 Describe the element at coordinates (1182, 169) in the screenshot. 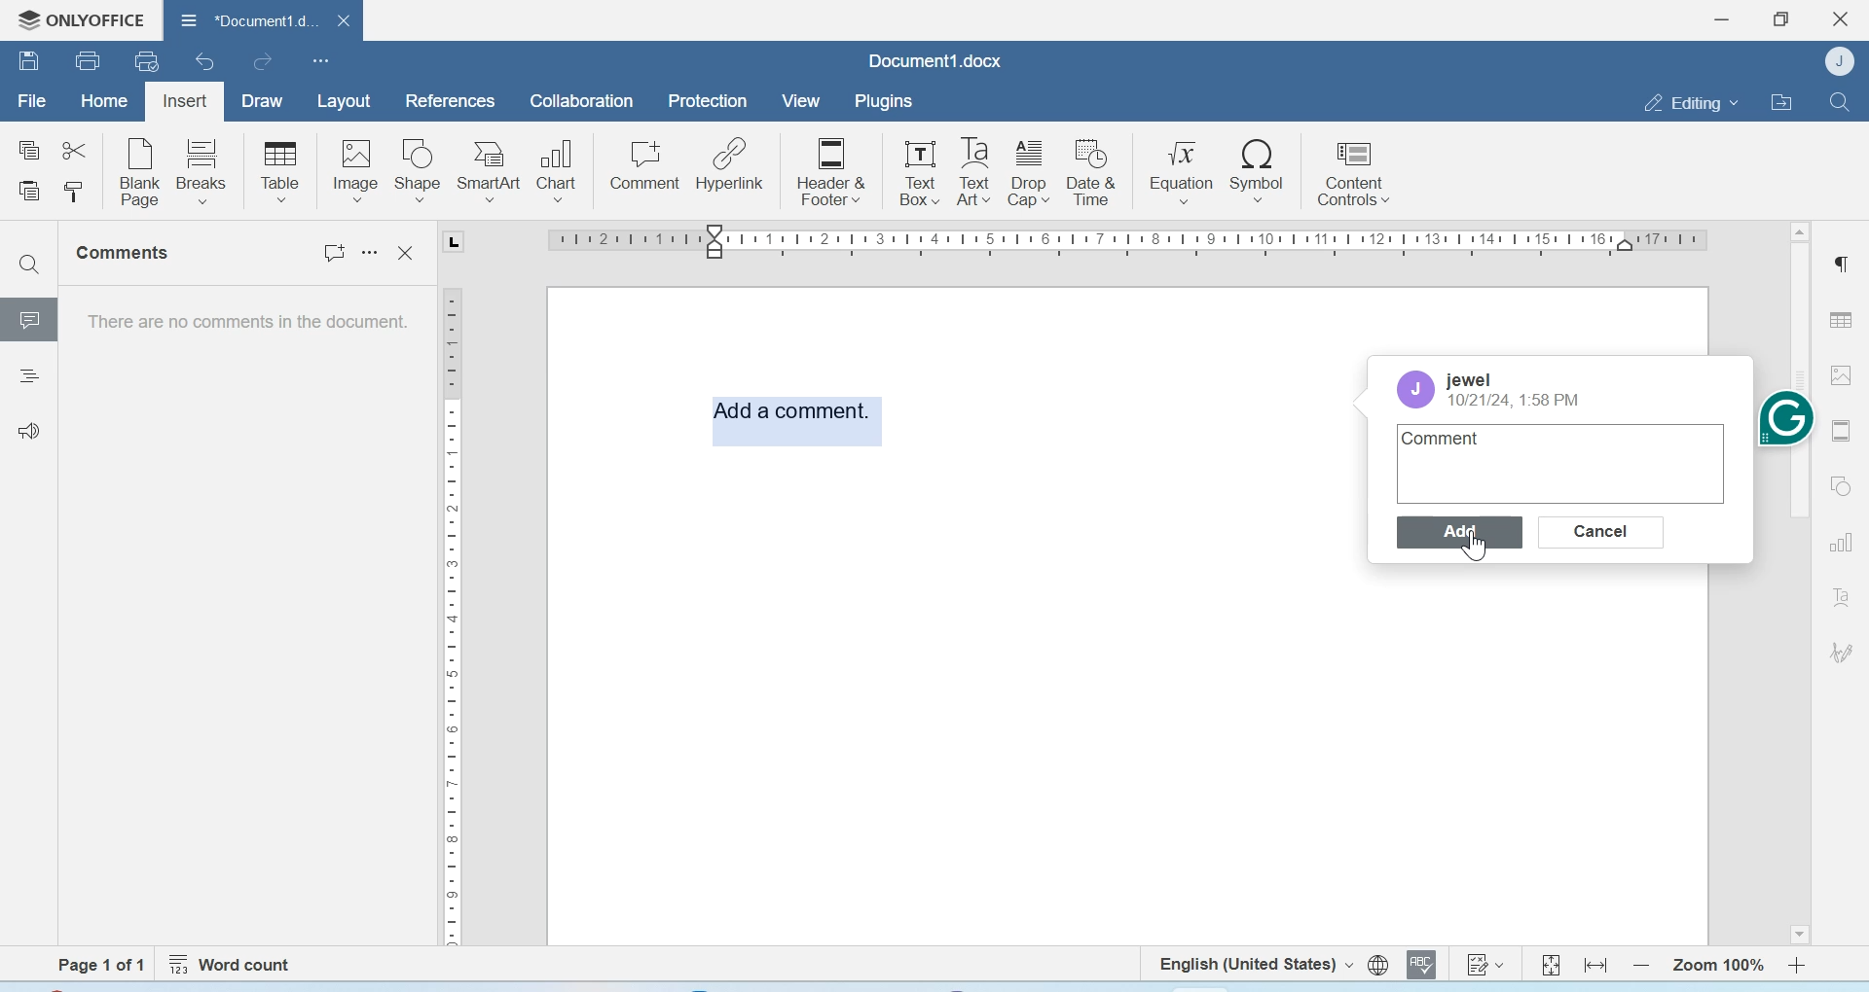

I see `Equation` at that location.